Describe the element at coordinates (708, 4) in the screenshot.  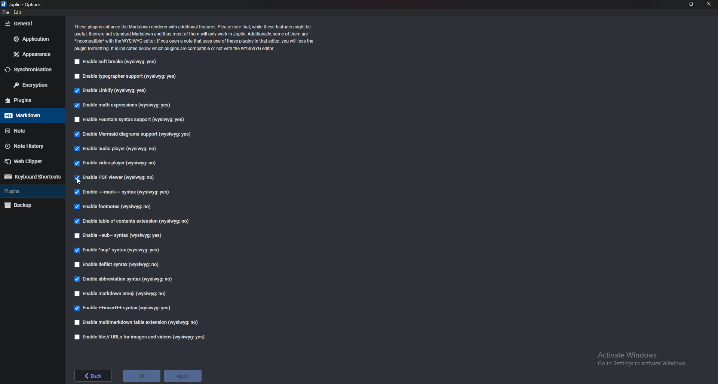
I see `close` at that location.